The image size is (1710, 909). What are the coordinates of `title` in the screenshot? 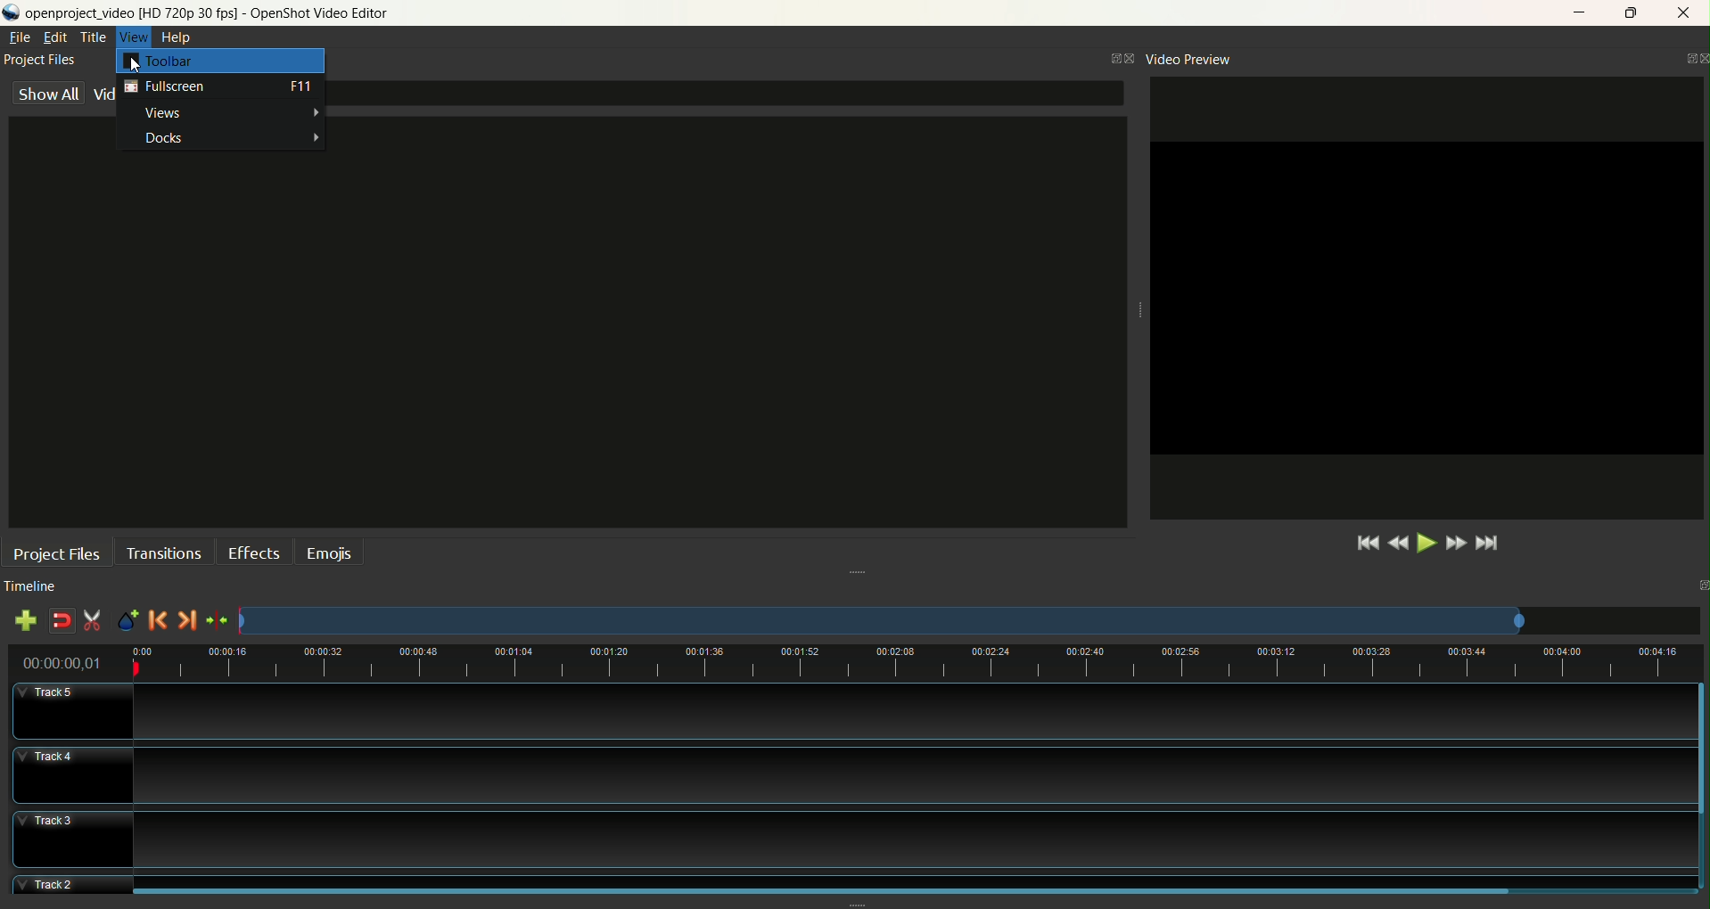 It's located at (95, 37).